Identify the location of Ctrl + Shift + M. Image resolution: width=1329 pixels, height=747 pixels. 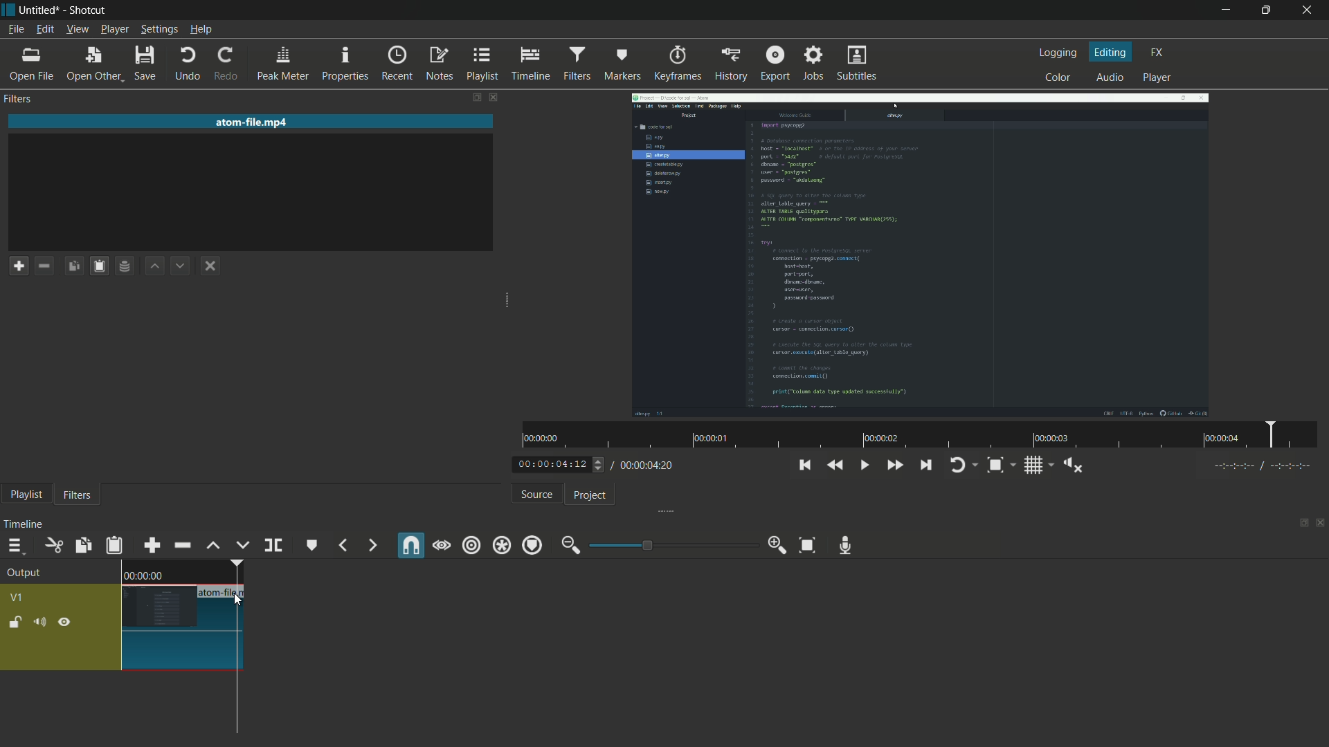
(361, 600).